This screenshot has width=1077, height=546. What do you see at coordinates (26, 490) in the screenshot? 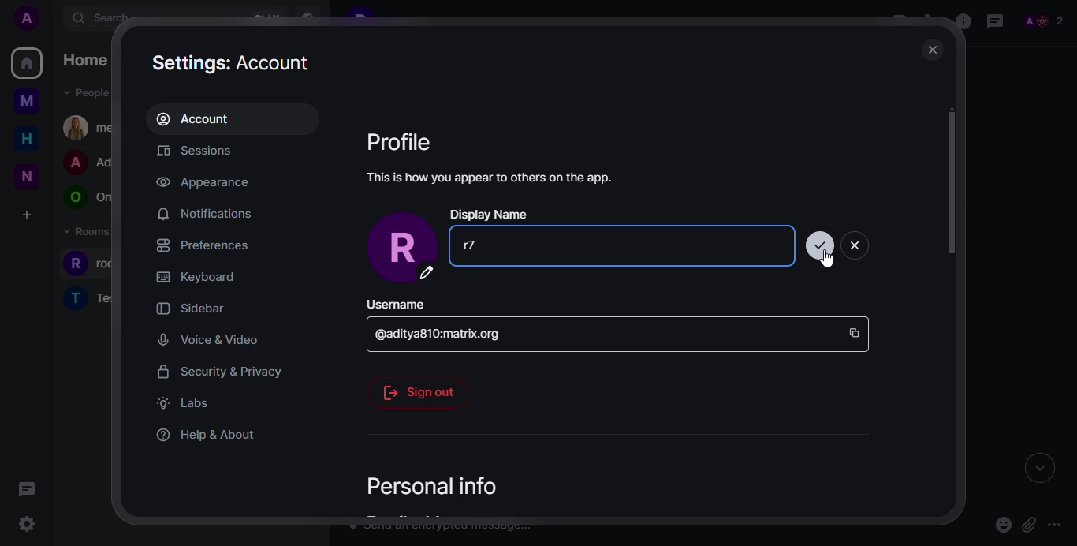
I see `threads` at bounding box center [26, 490].